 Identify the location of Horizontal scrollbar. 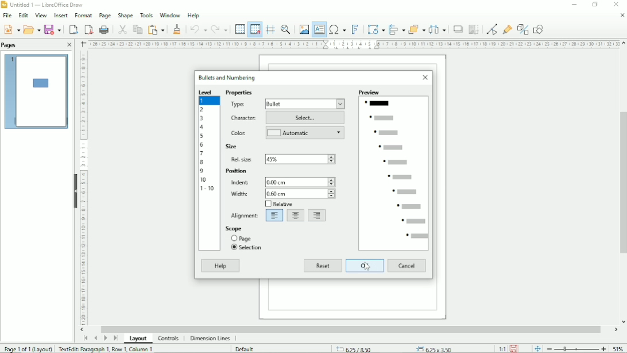
(351, 328).